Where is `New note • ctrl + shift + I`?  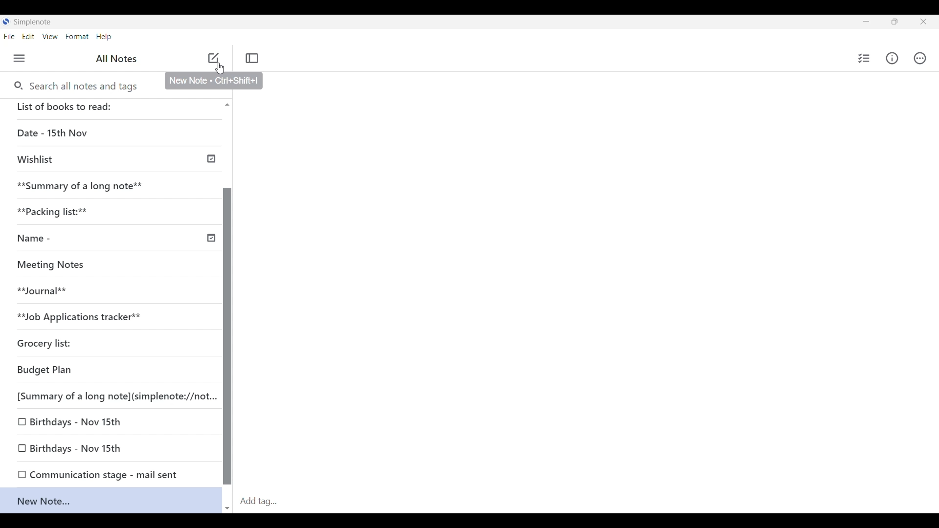
New note • ctrl + shift + I is located at coordinates (214, 82).